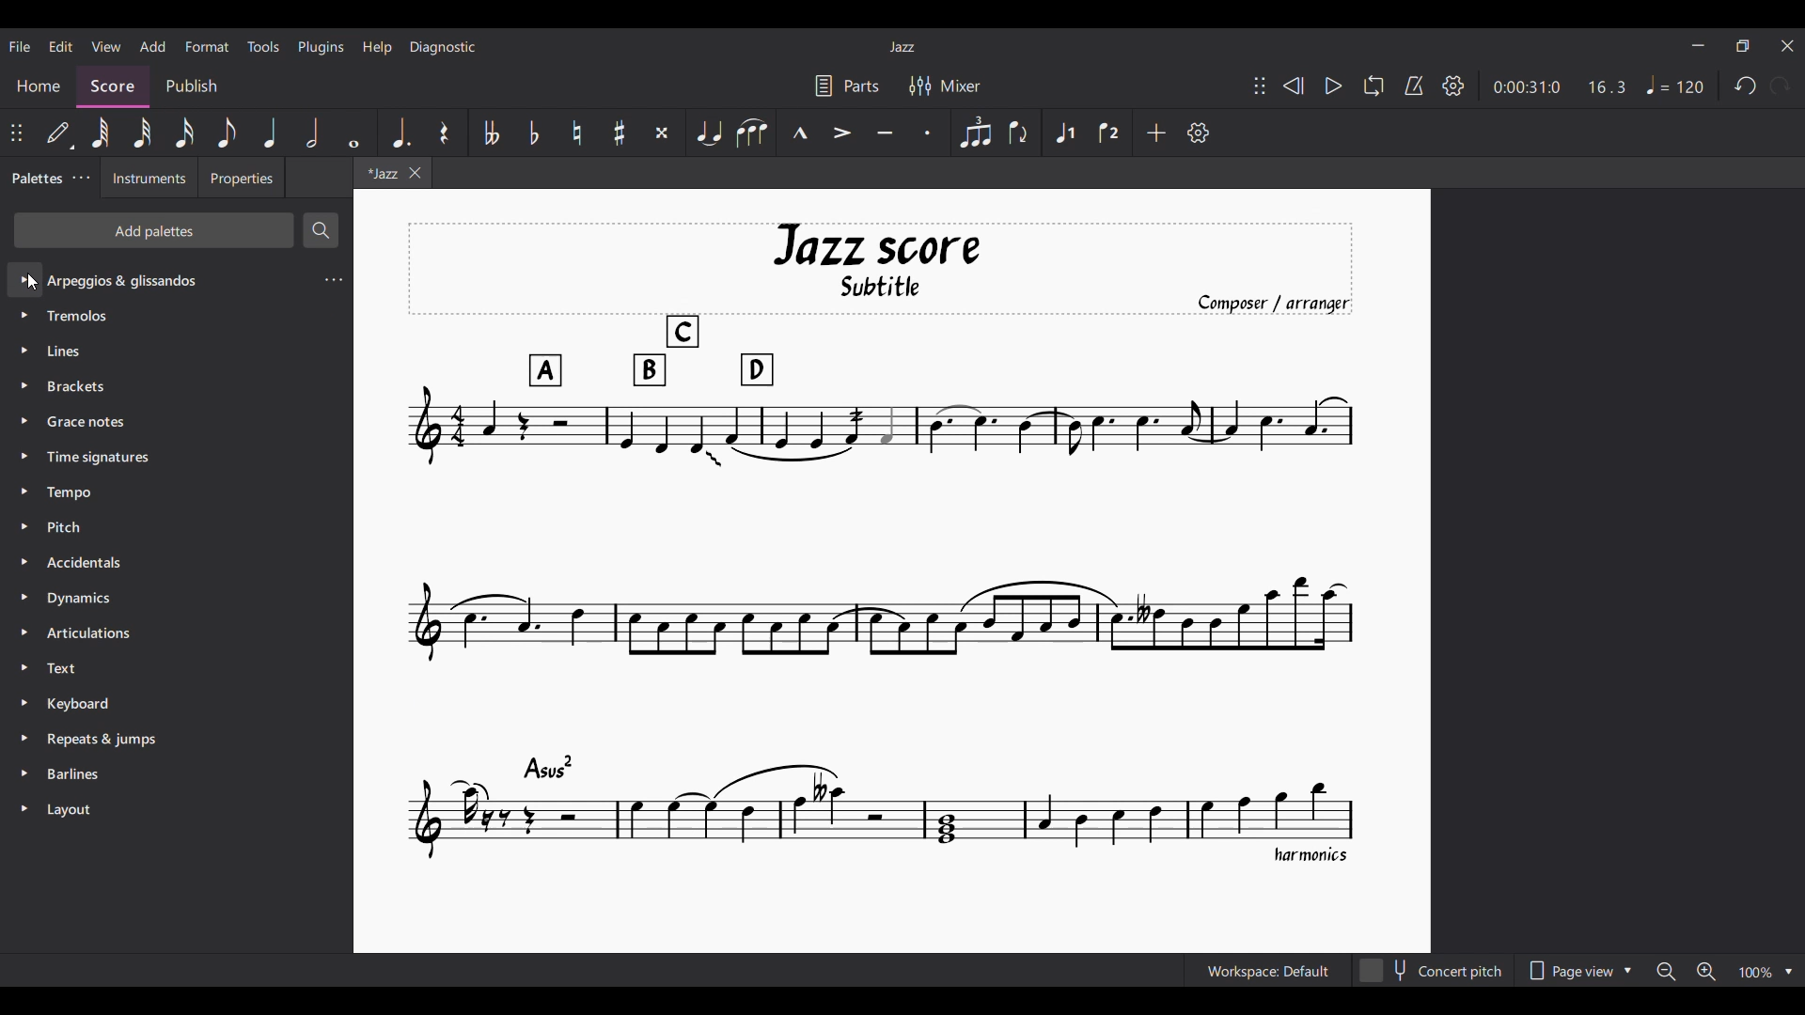 Image resolution: width=1805 pixels, height=1015 pixels. I want to click on Current workspace setting, so click(1268, 971).